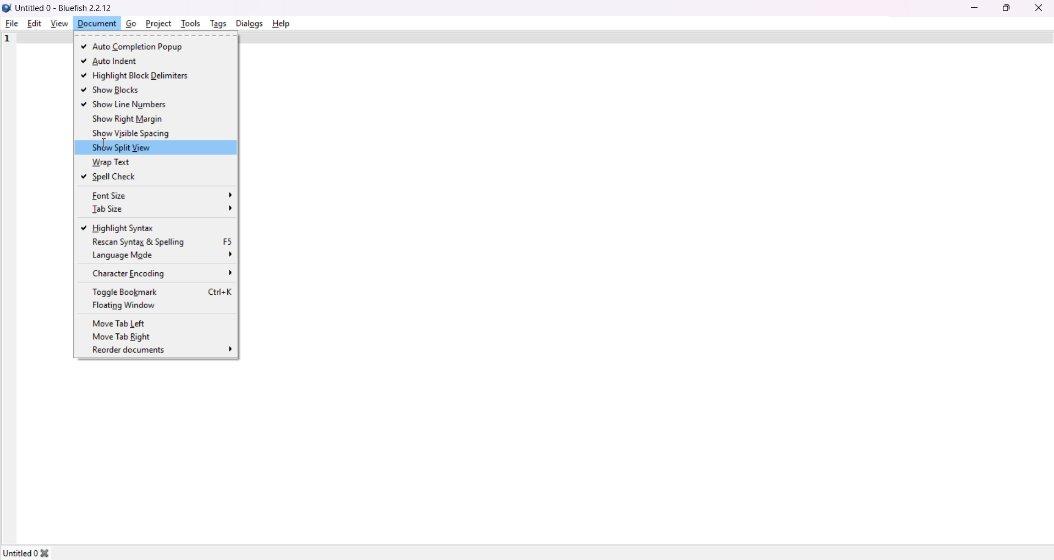  What do you see at coordinates (160, 242) in the screenshot?
I see `rescan syntax and spelling` at bounding box center [160, 242].